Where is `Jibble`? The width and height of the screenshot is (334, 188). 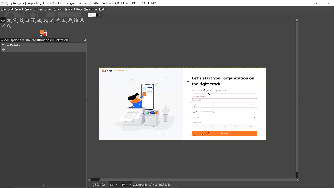 Jibble is located at coordinates (114, 70).